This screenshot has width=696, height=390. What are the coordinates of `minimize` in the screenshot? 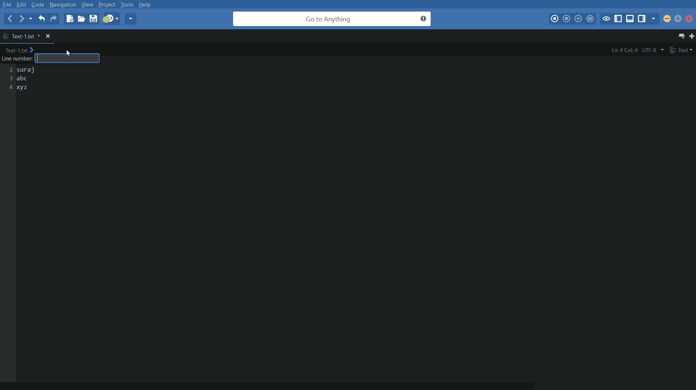 It's located at (667, 18).